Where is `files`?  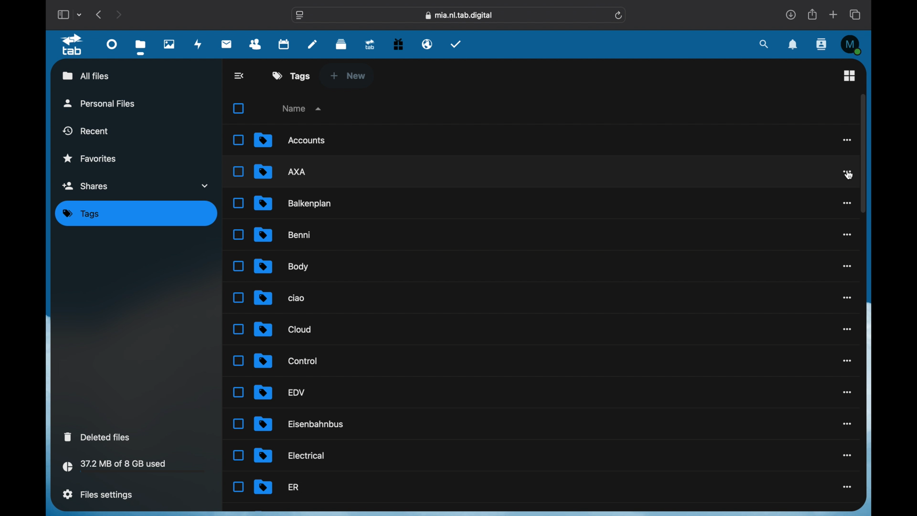
files is located at coordinates (142, 47).